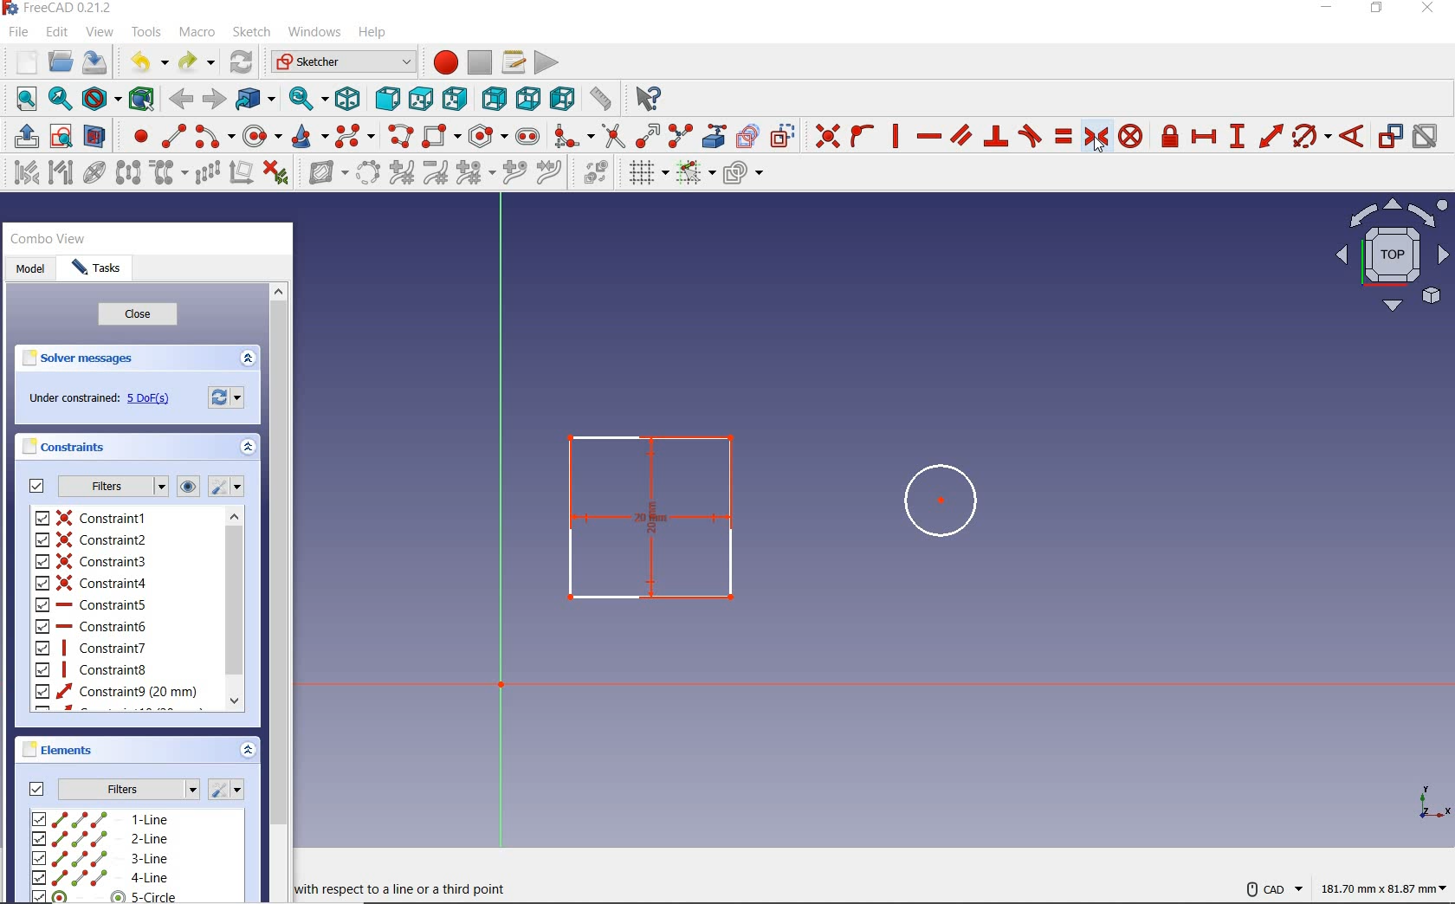 The width and height of the screenshot is (1455, 904). What do you see at coordinates (91, 626) in the screenshot?
I see `constraint6` at bounding box center [91, 626].